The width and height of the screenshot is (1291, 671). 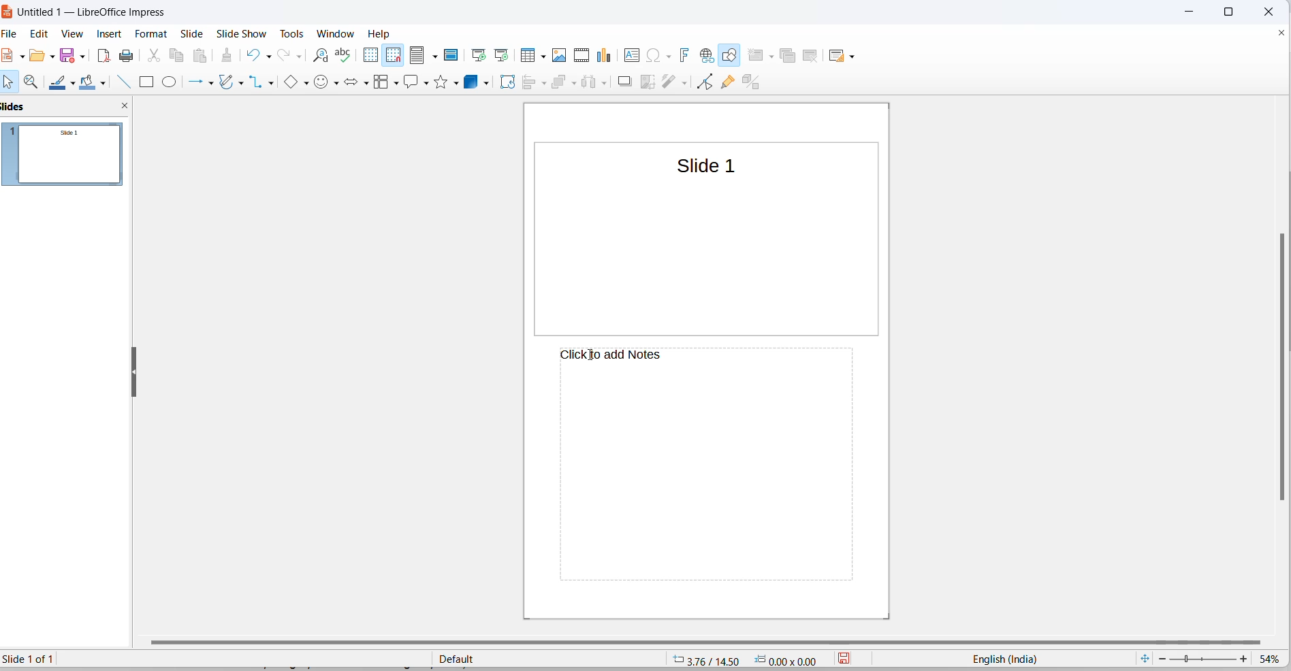 I want to click on insert, so click(x=111, y=35).